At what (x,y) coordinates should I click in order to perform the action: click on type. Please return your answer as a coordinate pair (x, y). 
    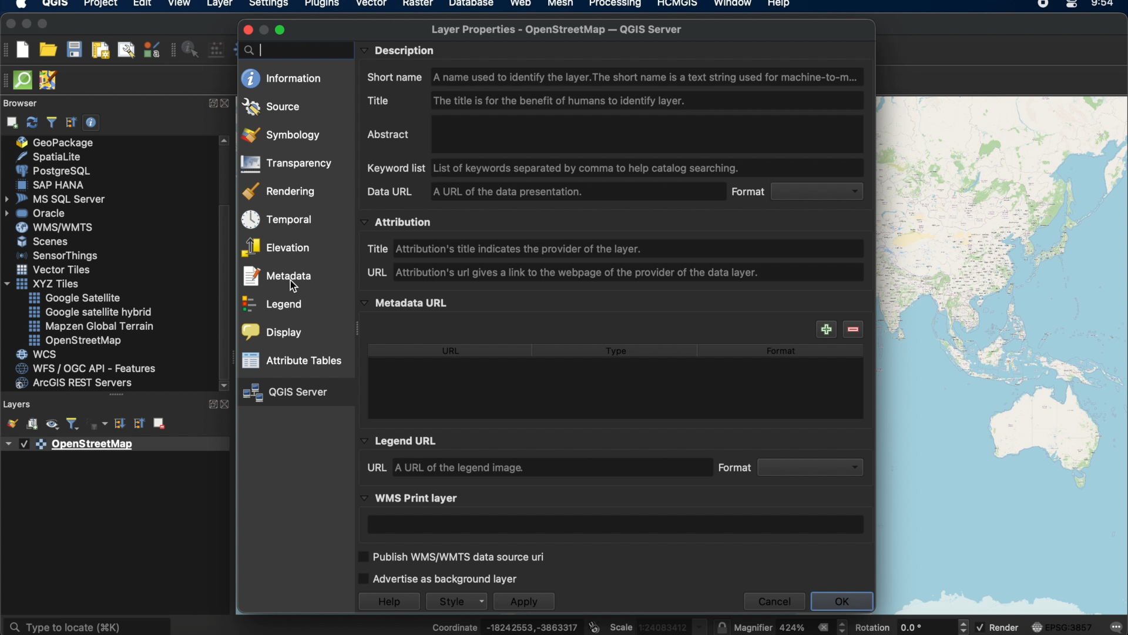
    Looking at the image, I should click on (618, 352).